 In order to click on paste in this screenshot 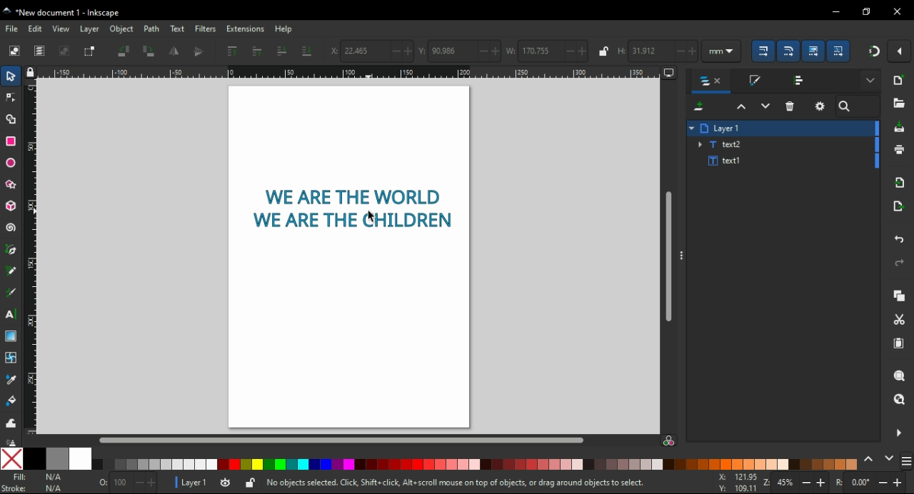, I will do `click(898, 345)`.